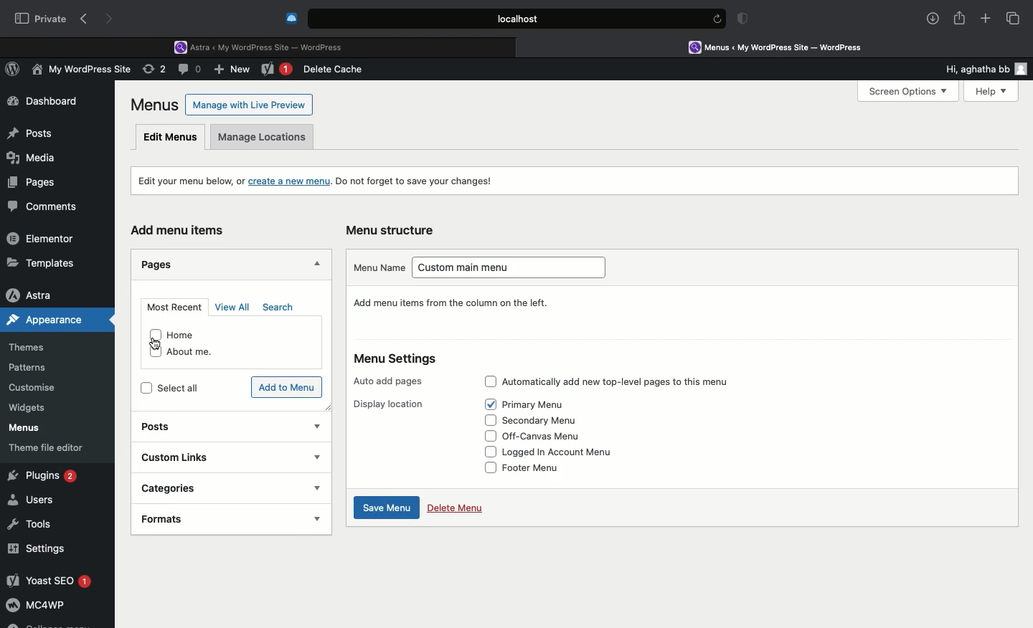  What do you see at coordinates (41, 18) in the screenshot?
I see `Private` at bounding box center [41, 18].